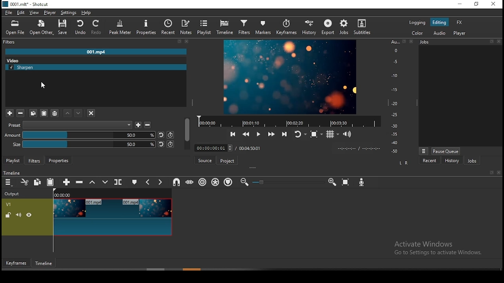 This screenshot has width=504, height=283. I want to click on play quickly forward, so click(271, 132).